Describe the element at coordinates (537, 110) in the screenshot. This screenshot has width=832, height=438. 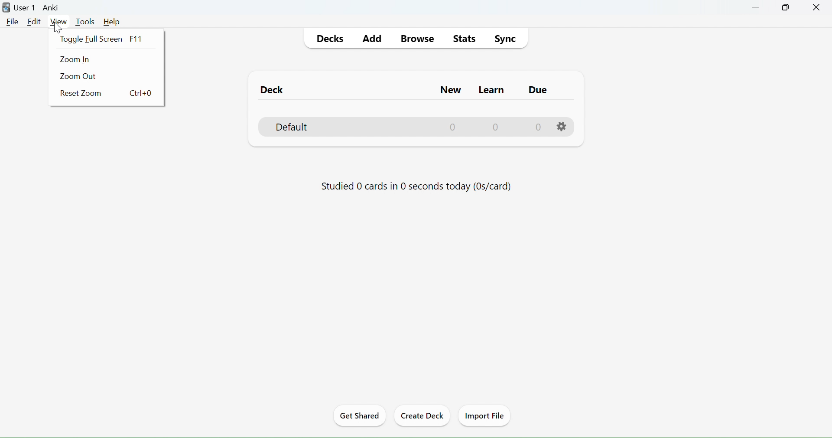
I see `due` at that location.